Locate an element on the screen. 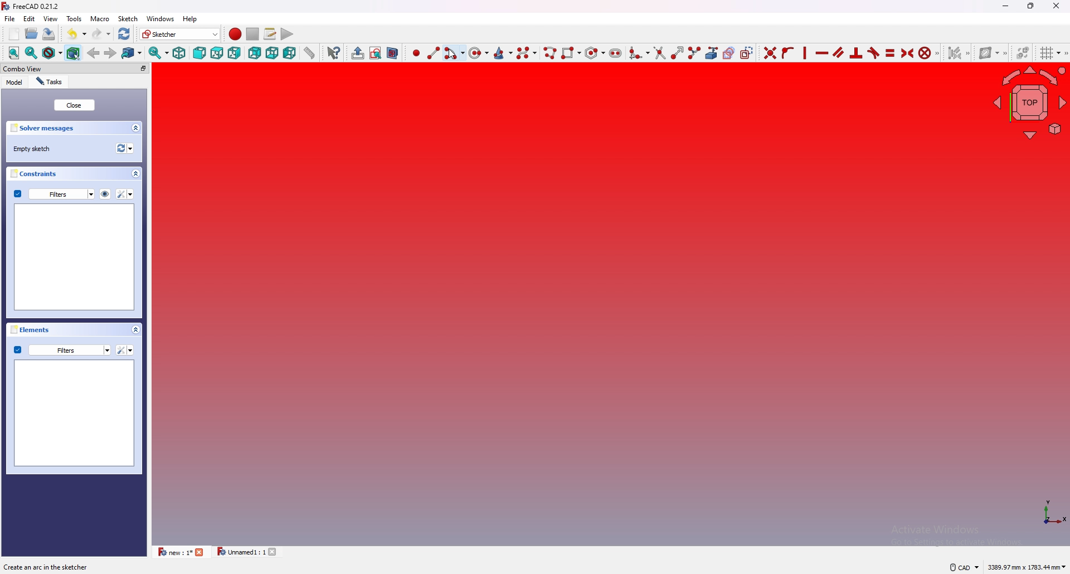 The height and width of the screenshot is (574, 1070). Sketch is located at coordinates (127, 18).